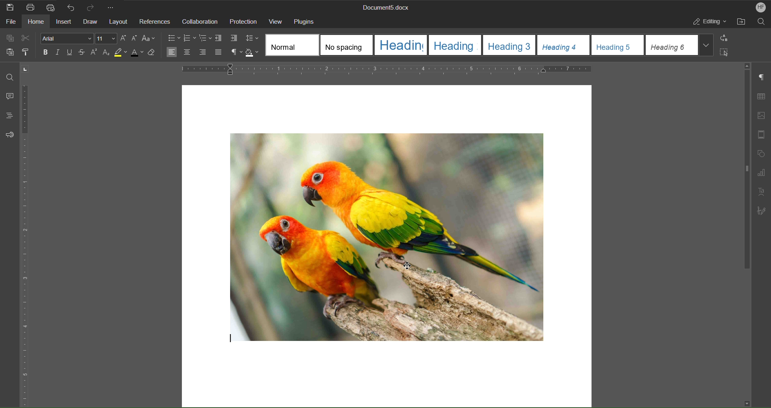  What do you see at coordinates (150, 39) in the screenshot?
I see `Text Case` at bounding box center [150, 39].